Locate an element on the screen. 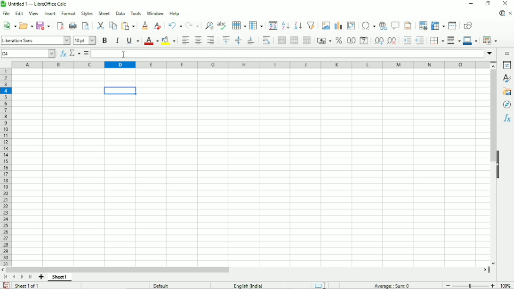 The image size is (514, 289). Unmerge cells is located at coordinates (308, 40).